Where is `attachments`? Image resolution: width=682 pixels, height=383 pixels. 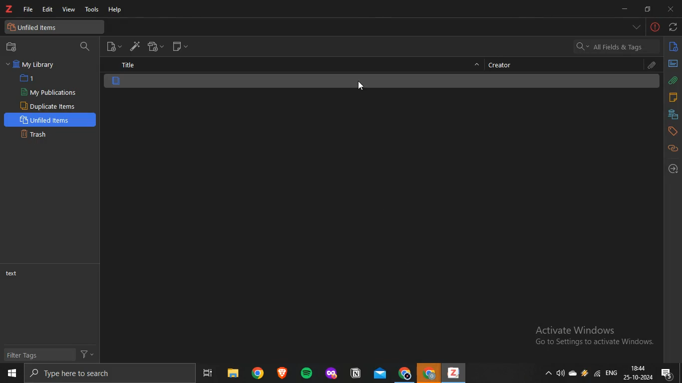
attachments is located at coordinates (652, 64).